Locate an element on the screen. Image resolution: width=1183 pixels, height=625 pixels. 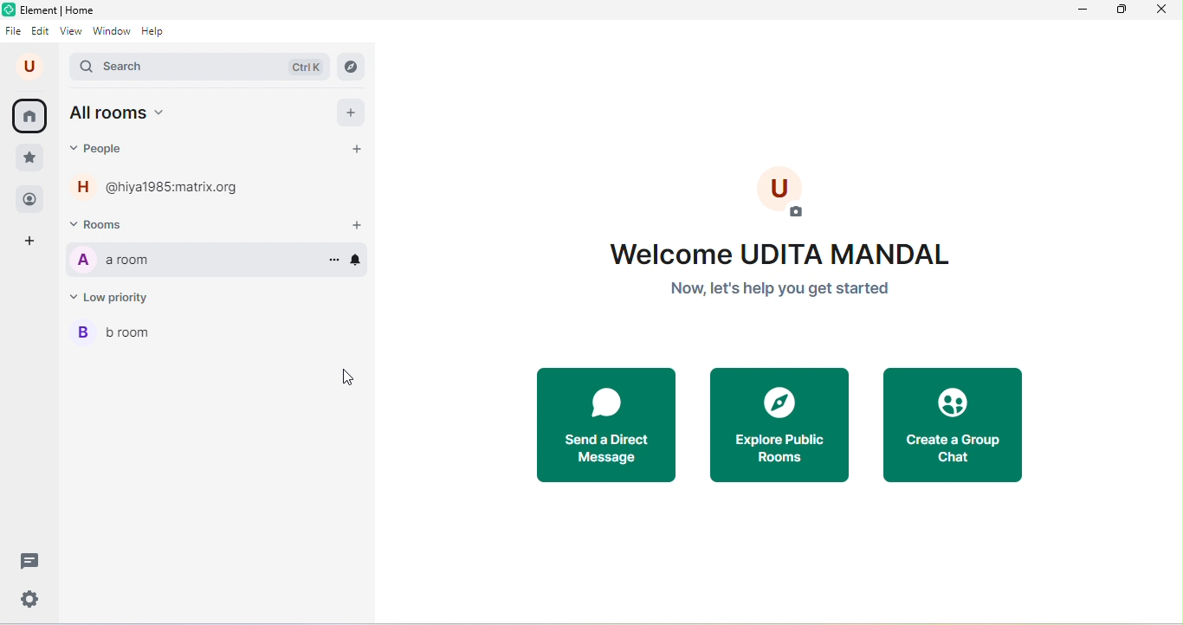
favorite is located at coordinates (32, 161).